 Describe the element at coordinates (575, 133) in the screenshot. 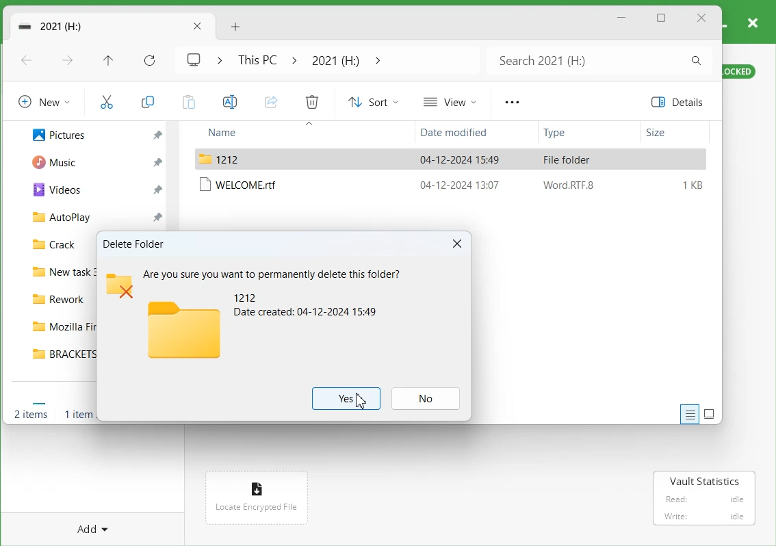

I see `Type` at that location.